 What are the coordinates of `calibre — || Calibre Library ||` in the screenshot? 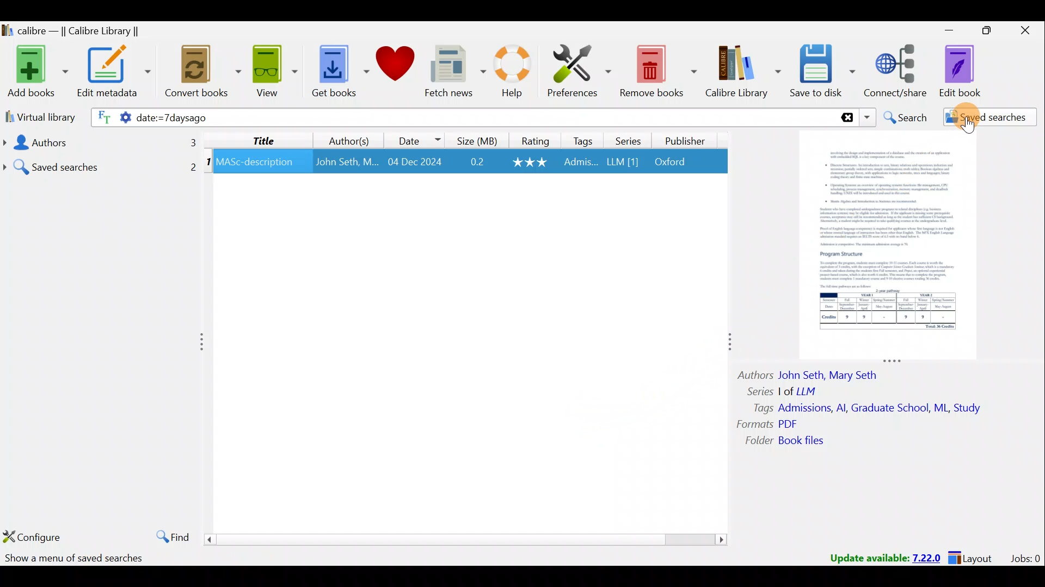 It's located at (85, 30).